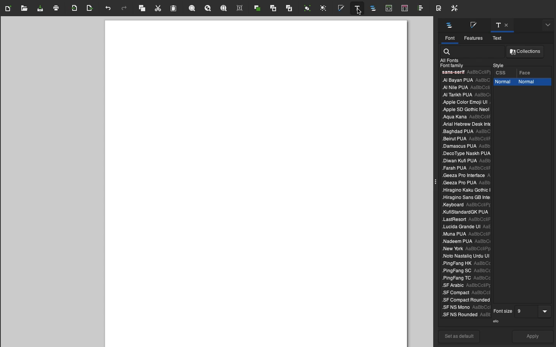 This screenshot has width=556, height=347. I want to click on .SF NS Mono, so click(465, 308).